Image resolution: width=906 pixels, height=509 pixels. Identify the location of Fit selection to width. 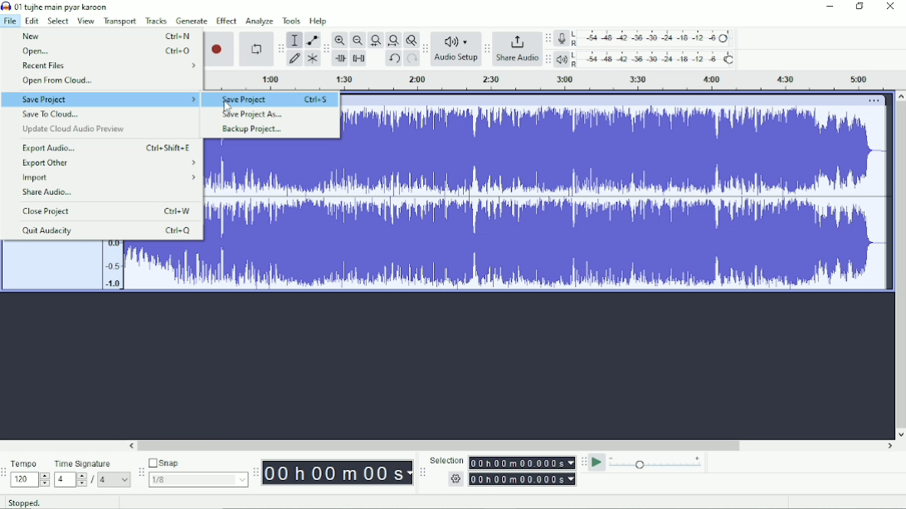
(376, 39).